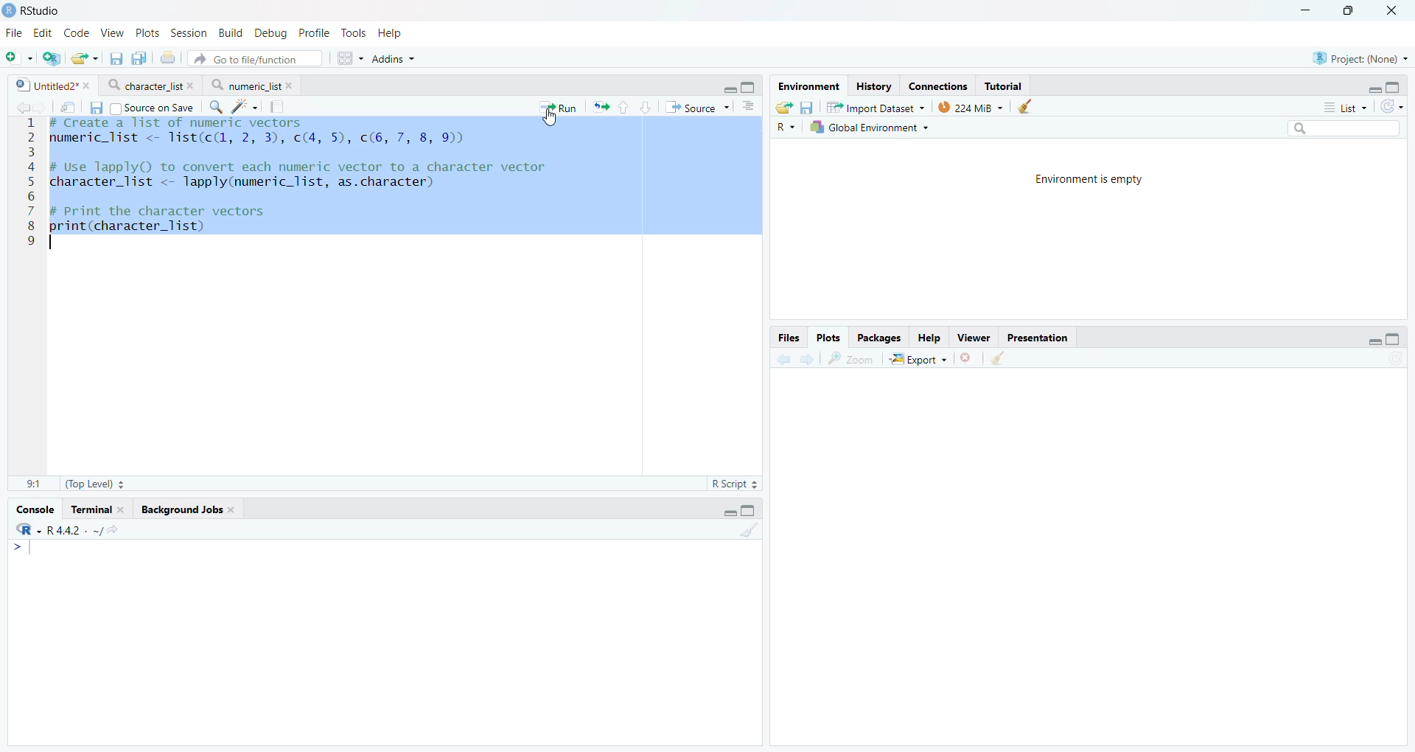  Describe the element at coordinates (95, 108) in the screenshot. I see `Save` at that location.